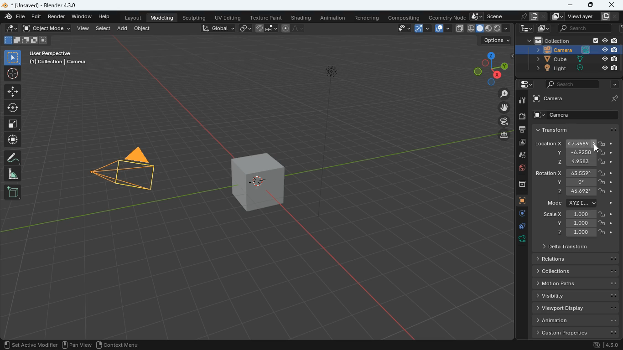  What do you see at coordinates (571, 59) in the screenshot?
I see `cube` at bounding box center [571, 59].